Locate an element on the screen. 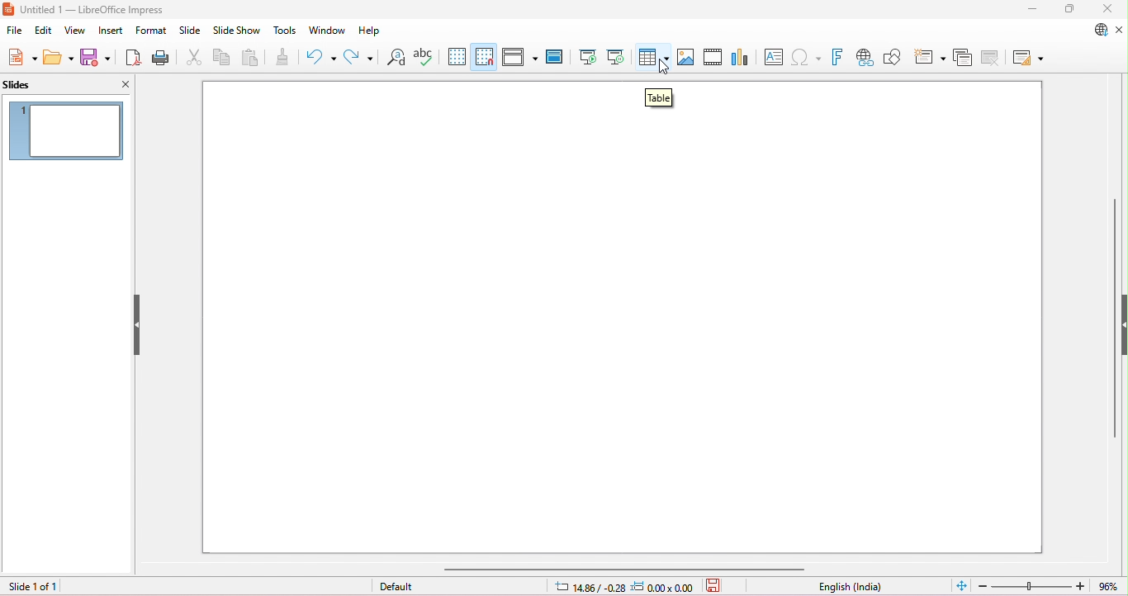  slide 1 of 1 is located at coordinates (33, 587).